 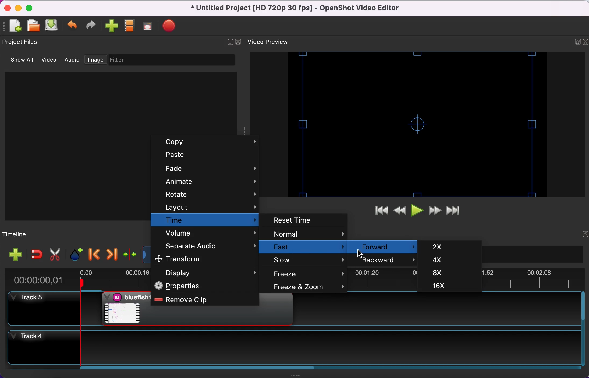 I want to click on forward, so click(x=384, y=247).